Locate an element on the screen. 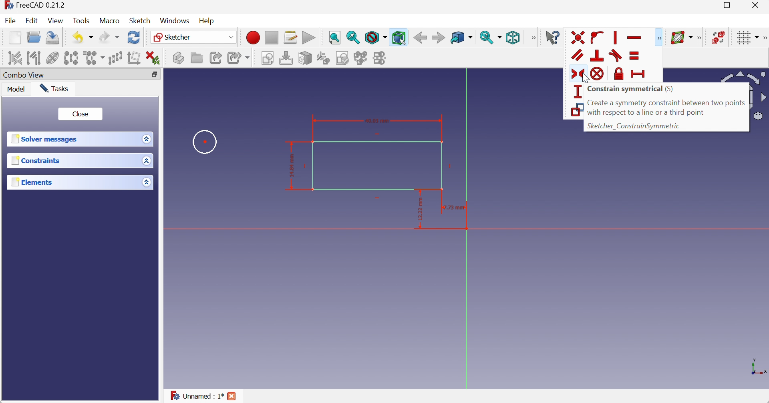 This screenshot has height=403, width=769. View is located at coordinates (55, 21).